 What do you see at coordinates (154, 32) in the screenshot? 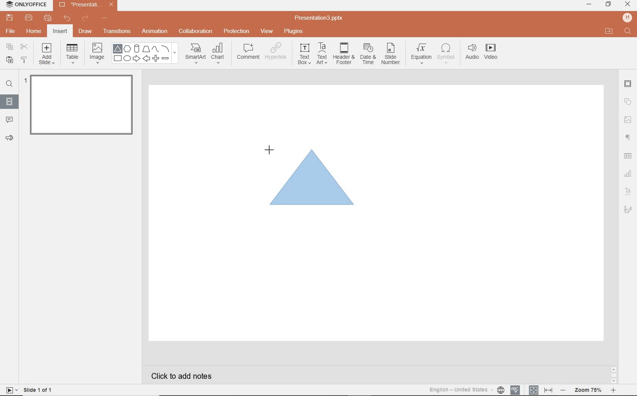
I see `ANIMATION` at bounding box center [154, 32].